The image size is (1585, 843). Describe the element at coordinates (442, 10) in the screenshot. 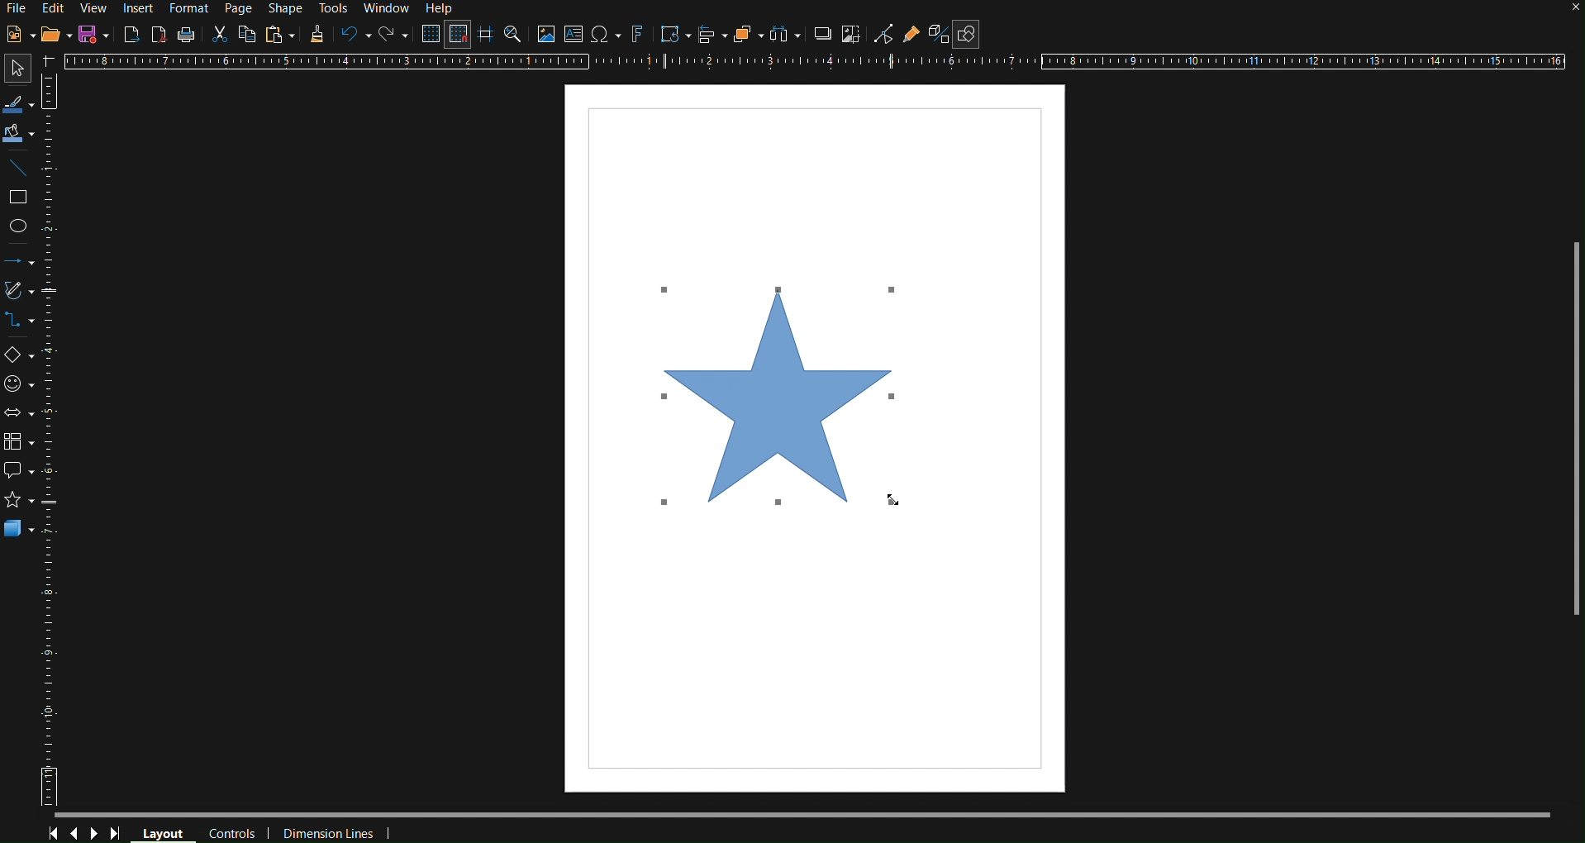

I see `Help` at that location.